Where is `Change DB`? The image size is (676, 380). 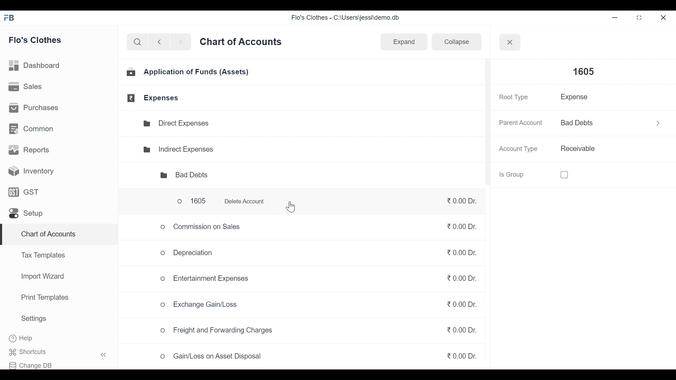
Change DB is located at coordinates (34, 364).